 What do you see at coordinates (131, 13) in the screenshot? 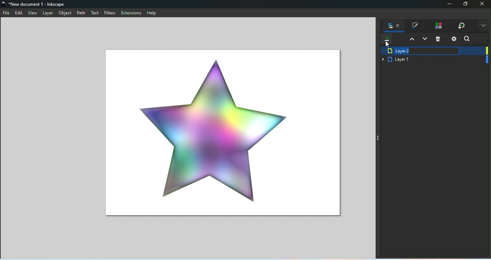
I see `Extensions` at bounding box center [131, 13].